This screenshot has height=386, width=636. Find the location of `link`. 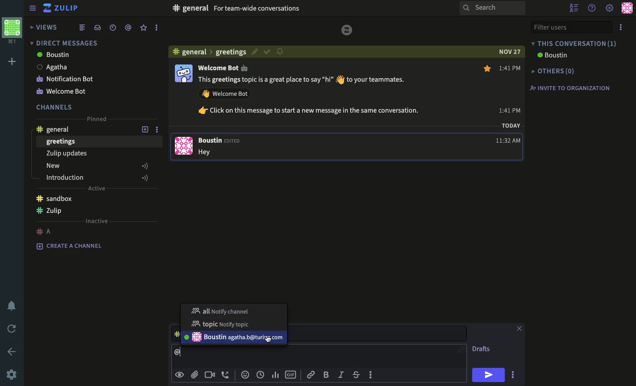

link is located at coordinates (310, 375).